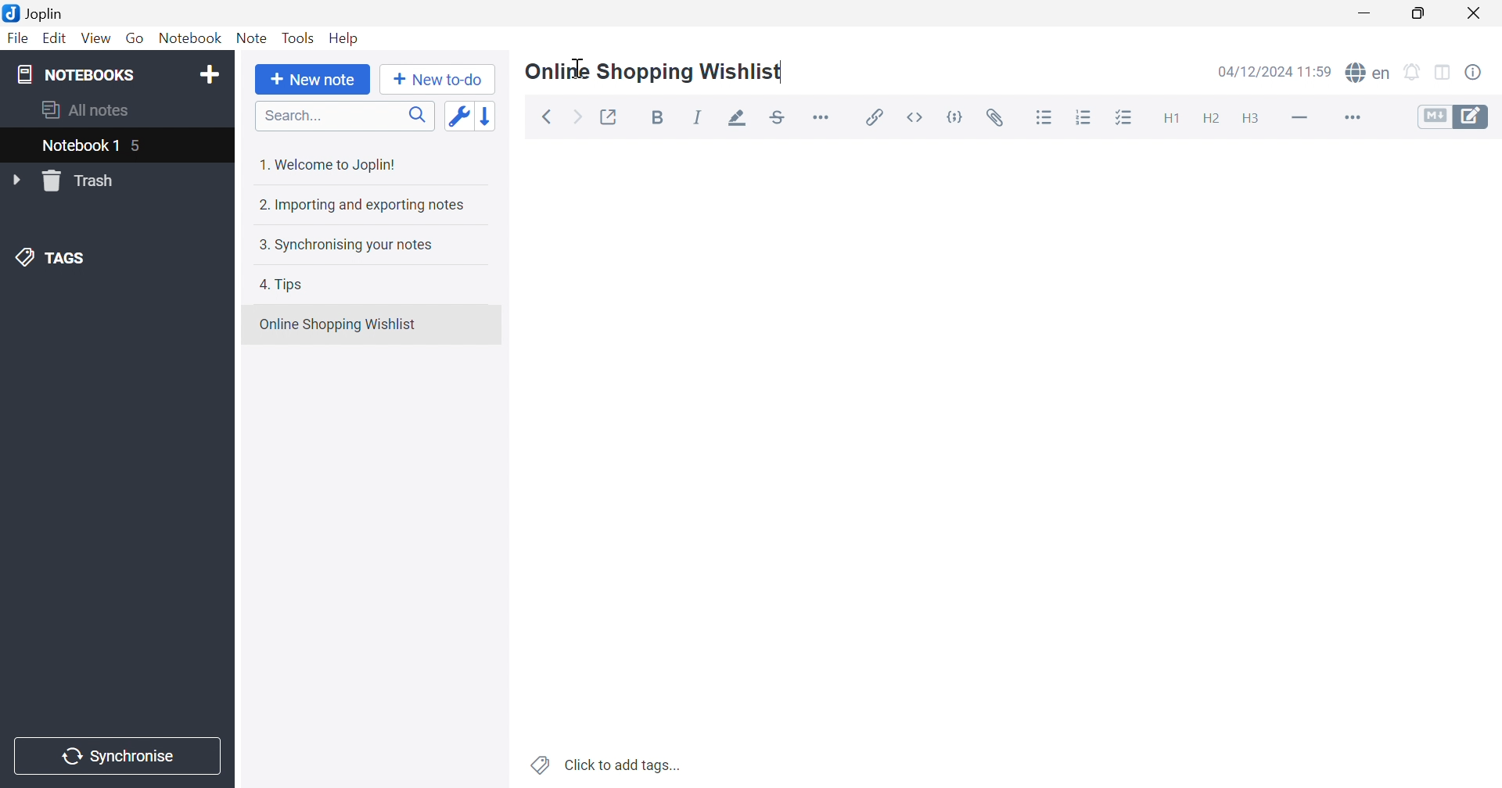 The image size is (1502, 788). I want to click on Attach file, so click(999, 120).